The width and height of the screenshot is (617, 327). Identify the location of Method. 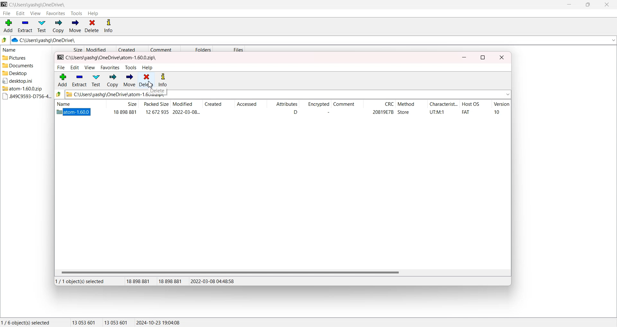
(411, 105).